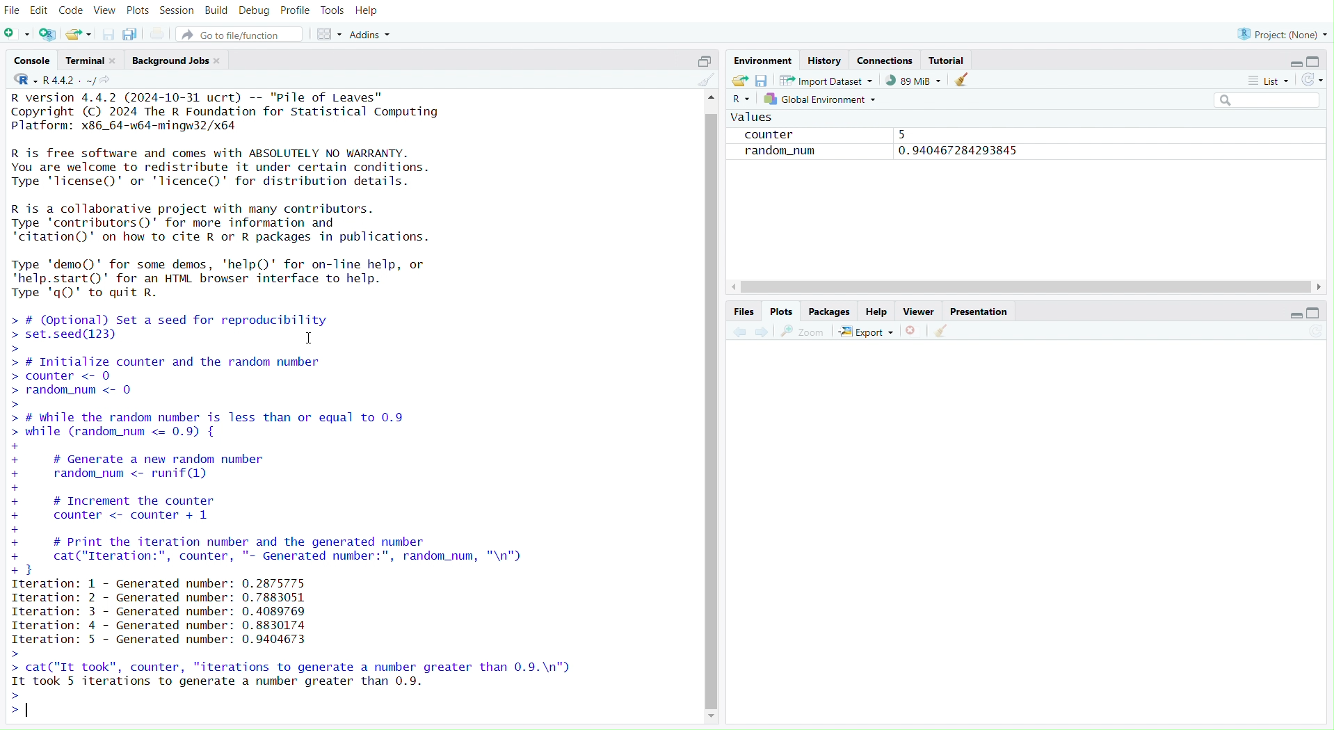 This screenshot has height=730, width=1334. Describe the element at coordinates (746, 310) in the screenshot. I see `Files` at that location.